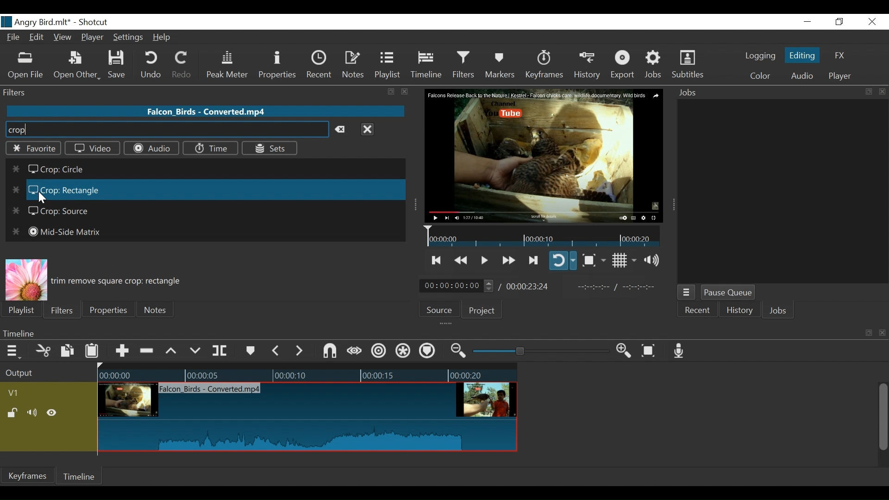 This screenshot has width=889, height=500. I want to click on Undo, so click(152, 65).